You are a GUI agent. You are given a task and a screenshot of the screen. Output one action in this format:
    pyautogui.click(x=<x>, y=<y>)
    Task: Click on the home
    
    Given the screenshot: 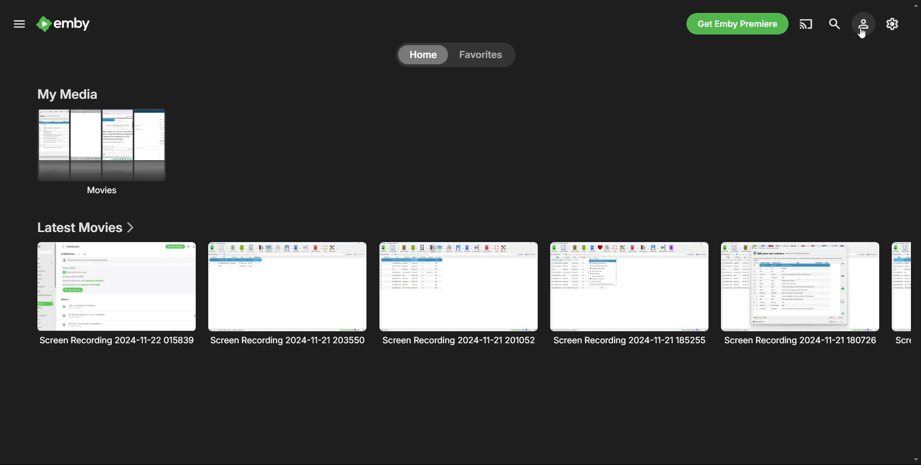 What is the action you would take?
    pyautogui.click(x=423, y=55)
    